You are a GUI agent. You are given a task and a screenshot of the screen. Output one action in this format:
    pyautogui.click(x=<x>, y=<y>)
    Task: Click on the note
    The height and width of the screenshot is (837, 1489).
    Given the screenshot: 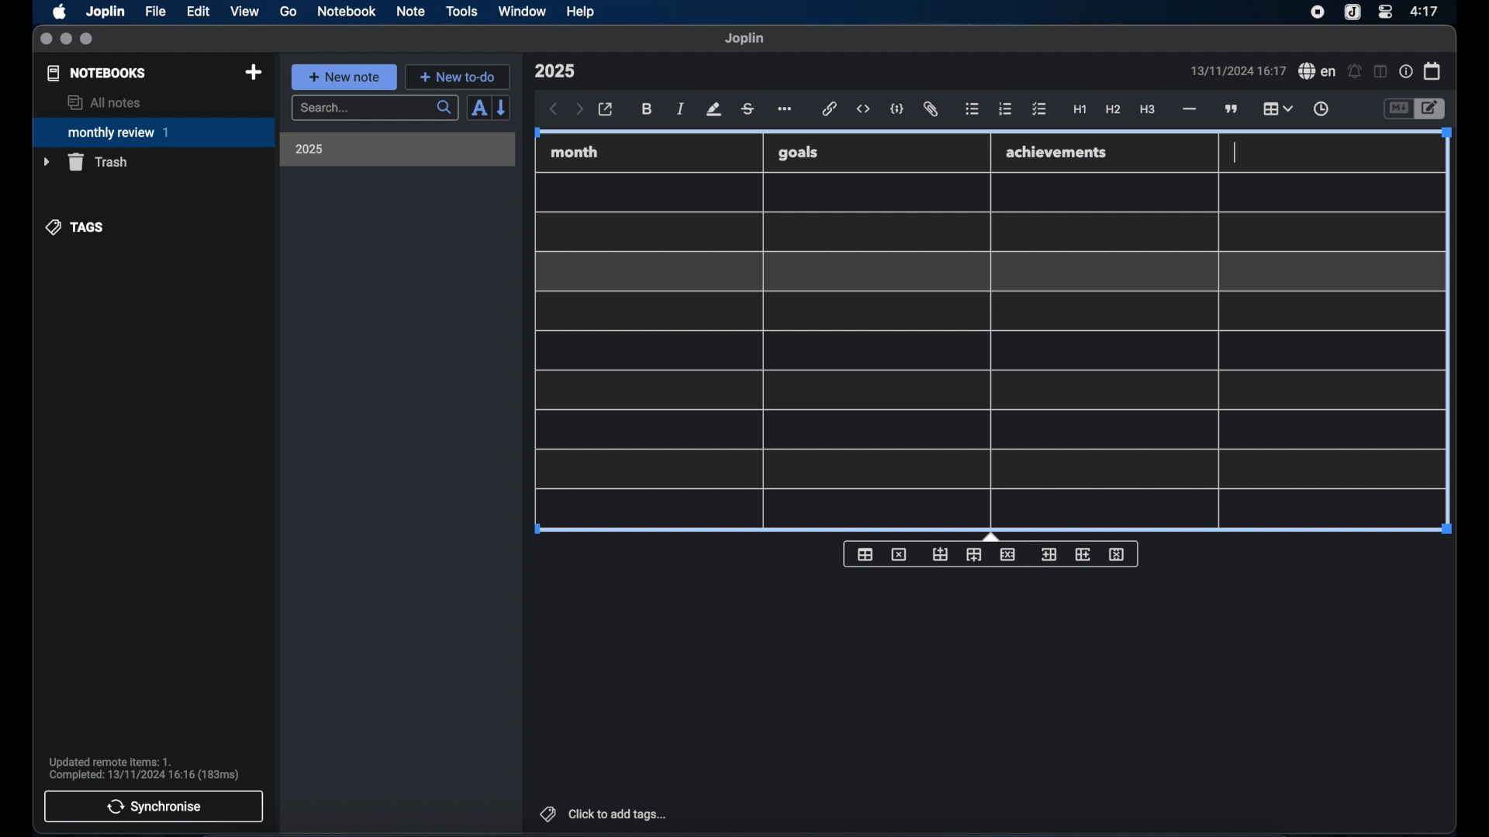 What is the action you would take?
    pyautogui.click(x=411, y=11)
    